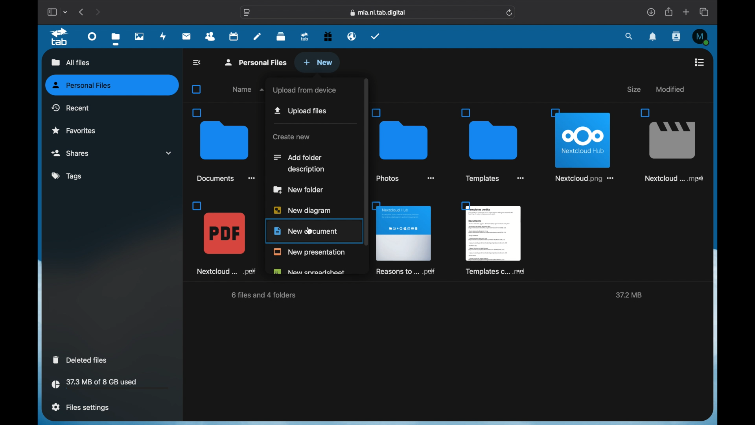 The height and width of the screenshot is (425, 755). Describe the element at coordinates (510, 13) in the screenshot. I see `refresh` at that location.